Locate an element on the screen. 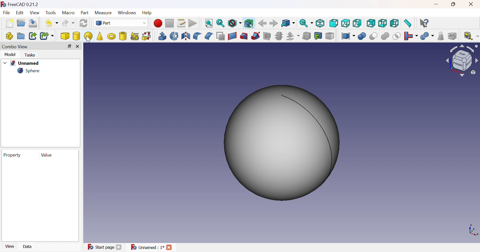 Image resolution: width=480 pixels, height=252 pixels. Right is located at coordinates (358, 23).